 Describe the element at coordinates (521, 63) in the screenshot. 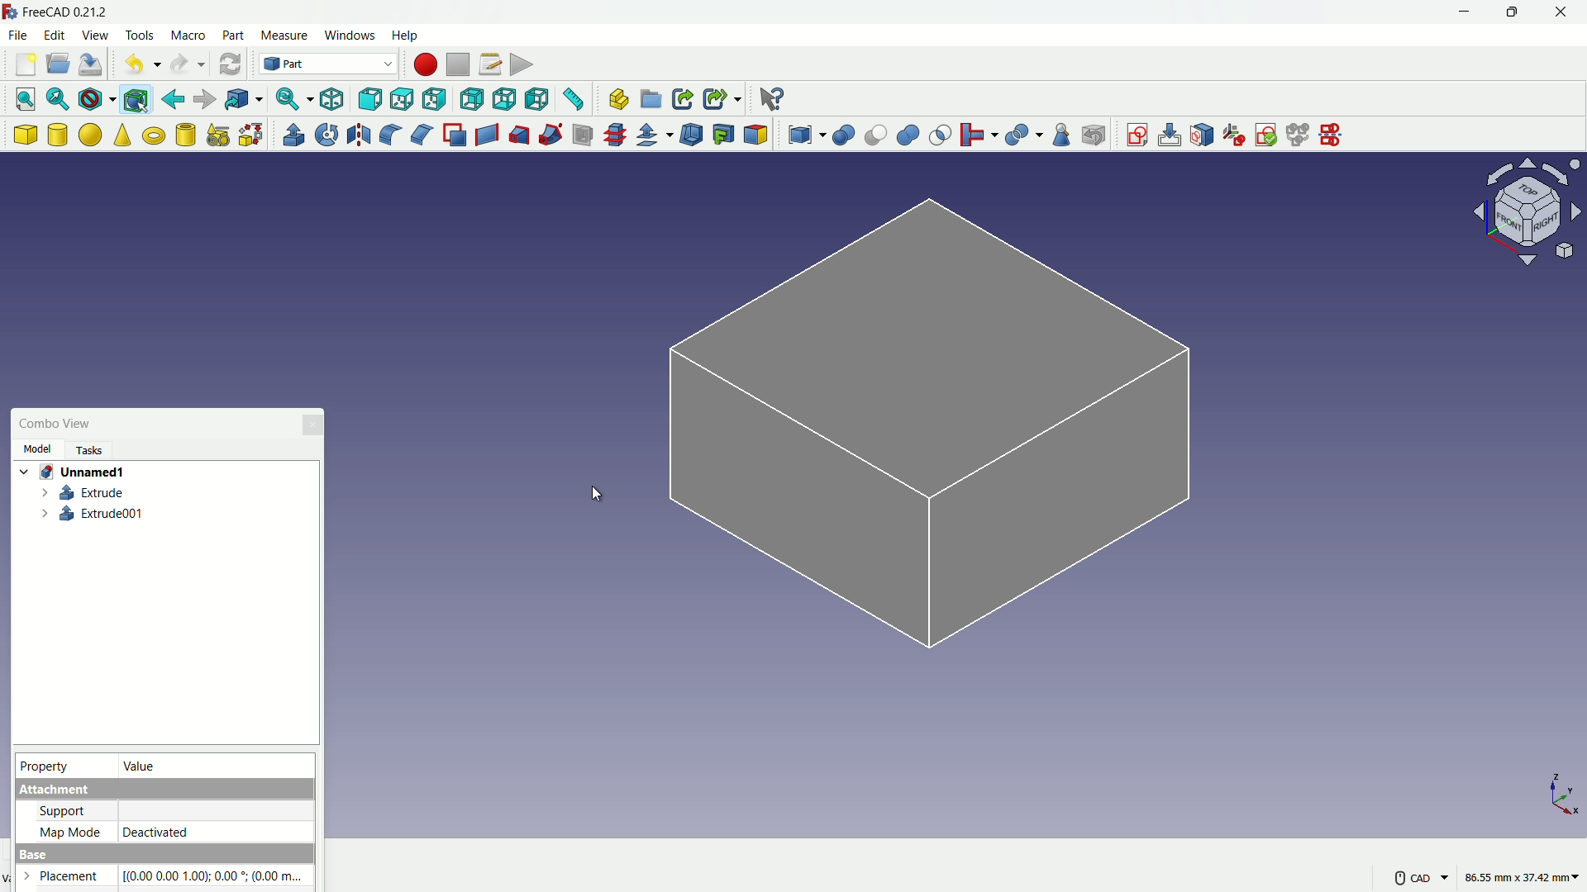

I see `execute macro` at that location.